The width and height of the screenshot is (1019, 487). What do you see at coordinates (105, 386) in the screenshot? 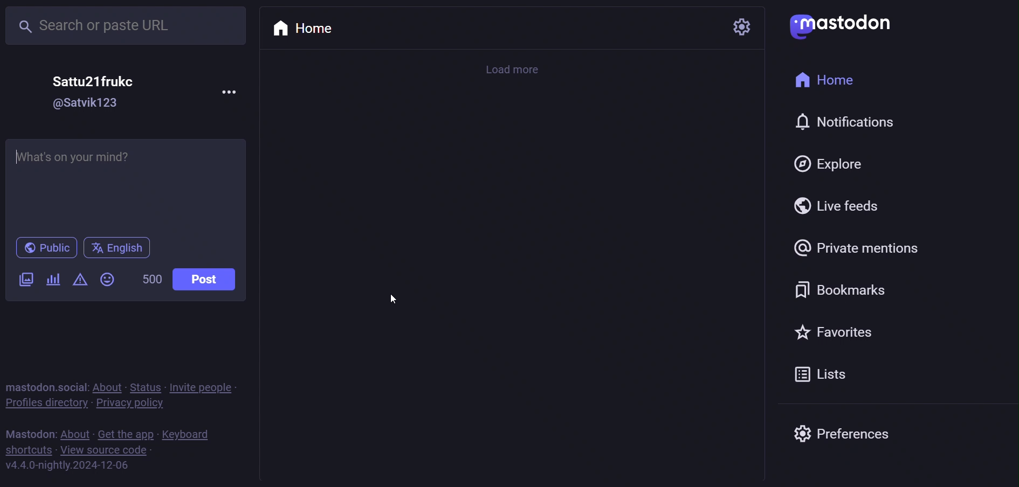
I see `about` at bounding box center [105, 386].